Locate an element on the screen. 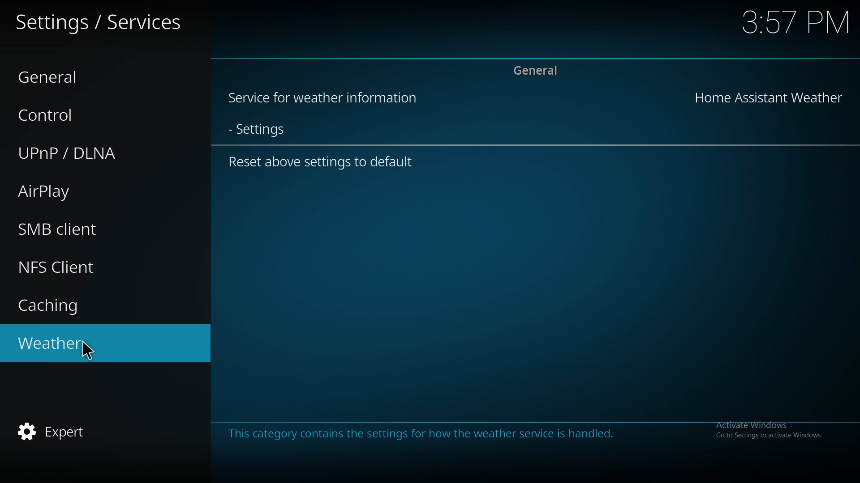 The image size is (860, 483). airplay is located at coordinates (87, 192).